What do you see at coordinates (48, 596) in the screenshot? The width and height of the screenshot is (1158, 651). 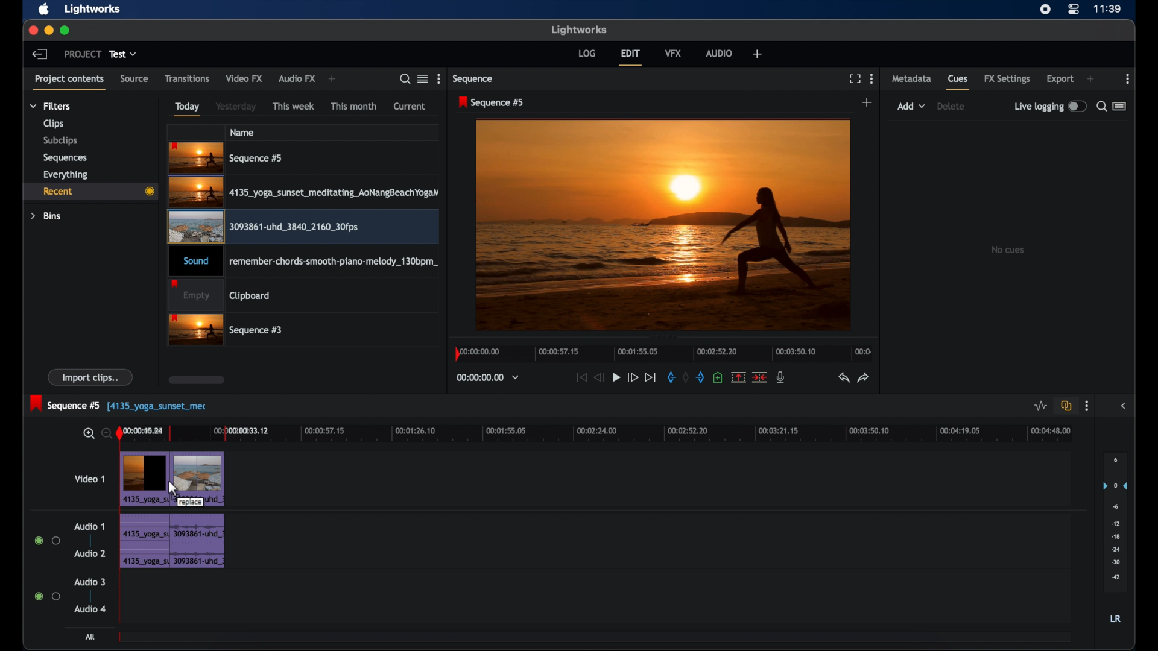 I see `radio  buttons` at bounding box center [48, 596].